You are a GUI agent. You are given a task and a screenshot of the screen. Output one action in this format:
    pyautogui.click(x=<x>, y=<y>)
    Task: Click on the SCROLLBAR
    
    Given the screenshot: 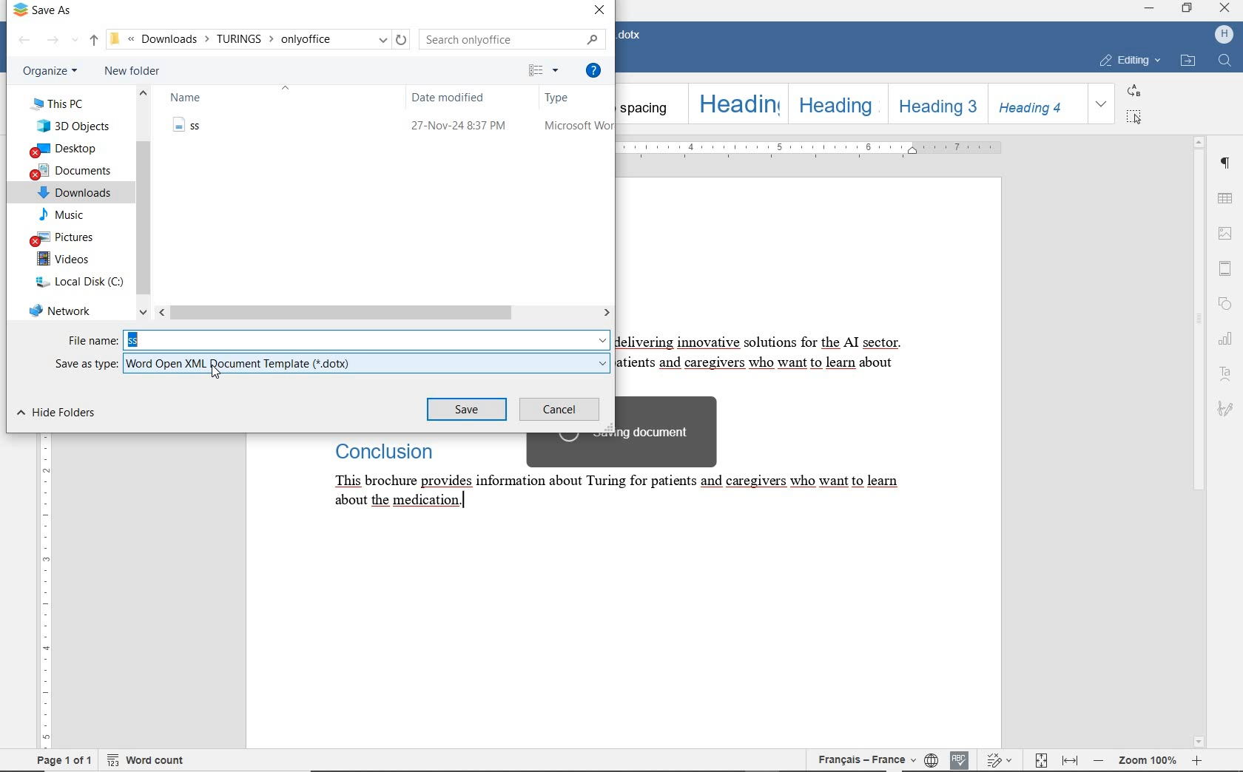 What is the action you would take?
    pyautogui.click(x=383, y=313)
    